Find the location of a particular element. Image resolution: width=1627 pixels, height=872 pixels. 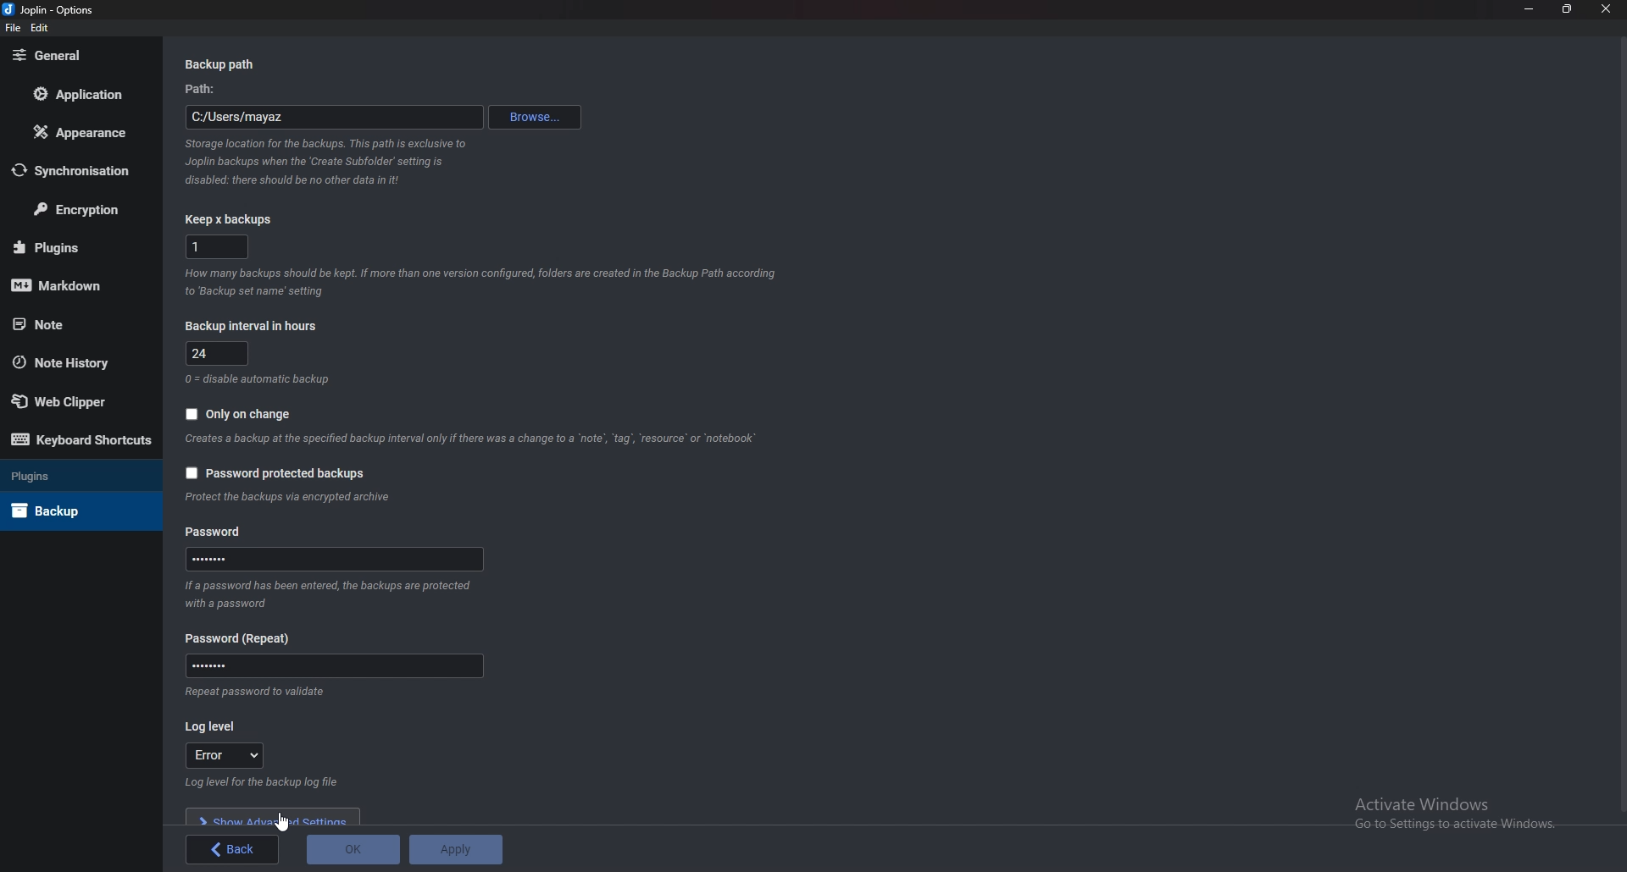

Application is located at coordinates (86, 94).